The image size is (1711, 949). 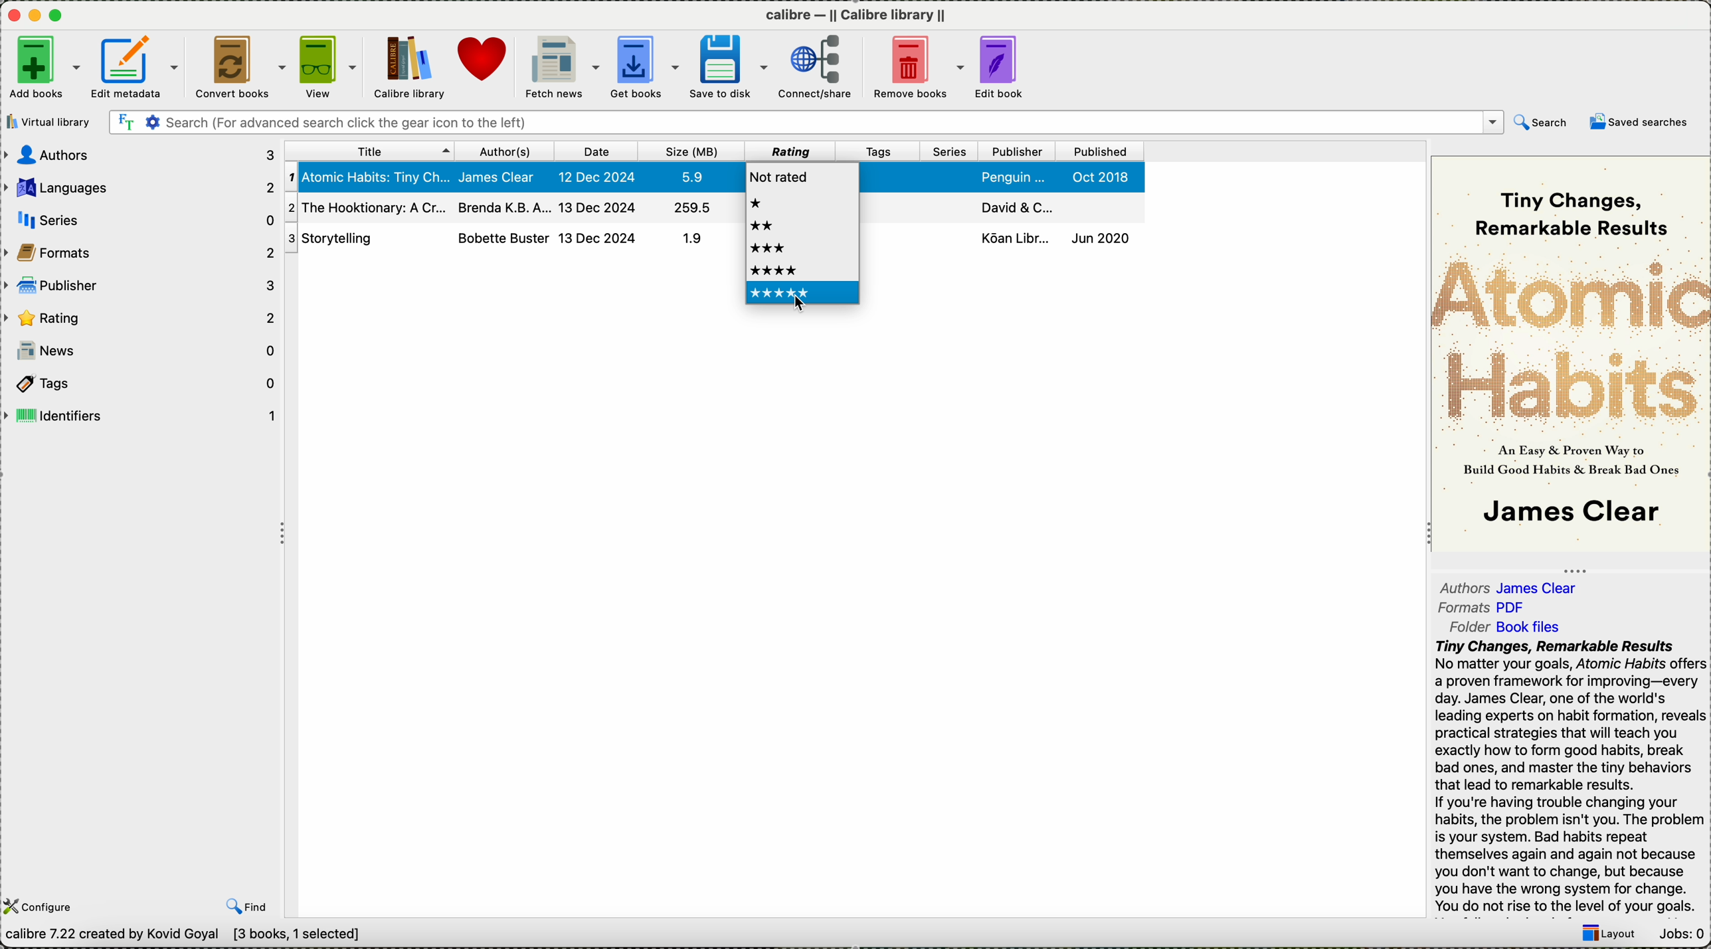 I want to click on bobette buster, so click(x=502, y=237).